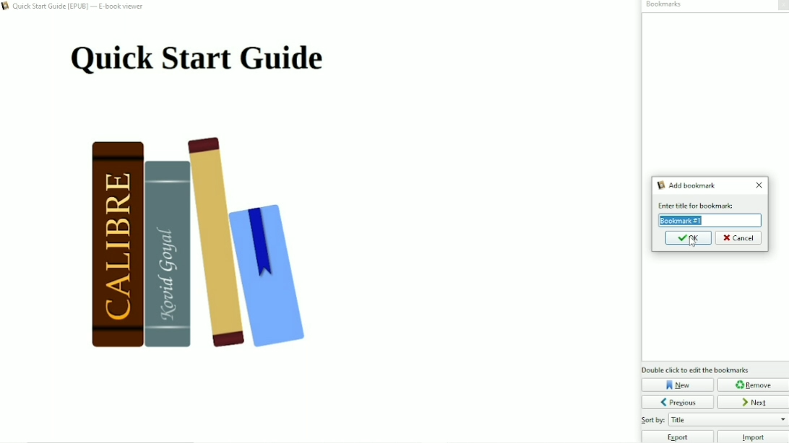 This screenshot has height=443, width=789. I want to click on Previous, so click(678, 402).